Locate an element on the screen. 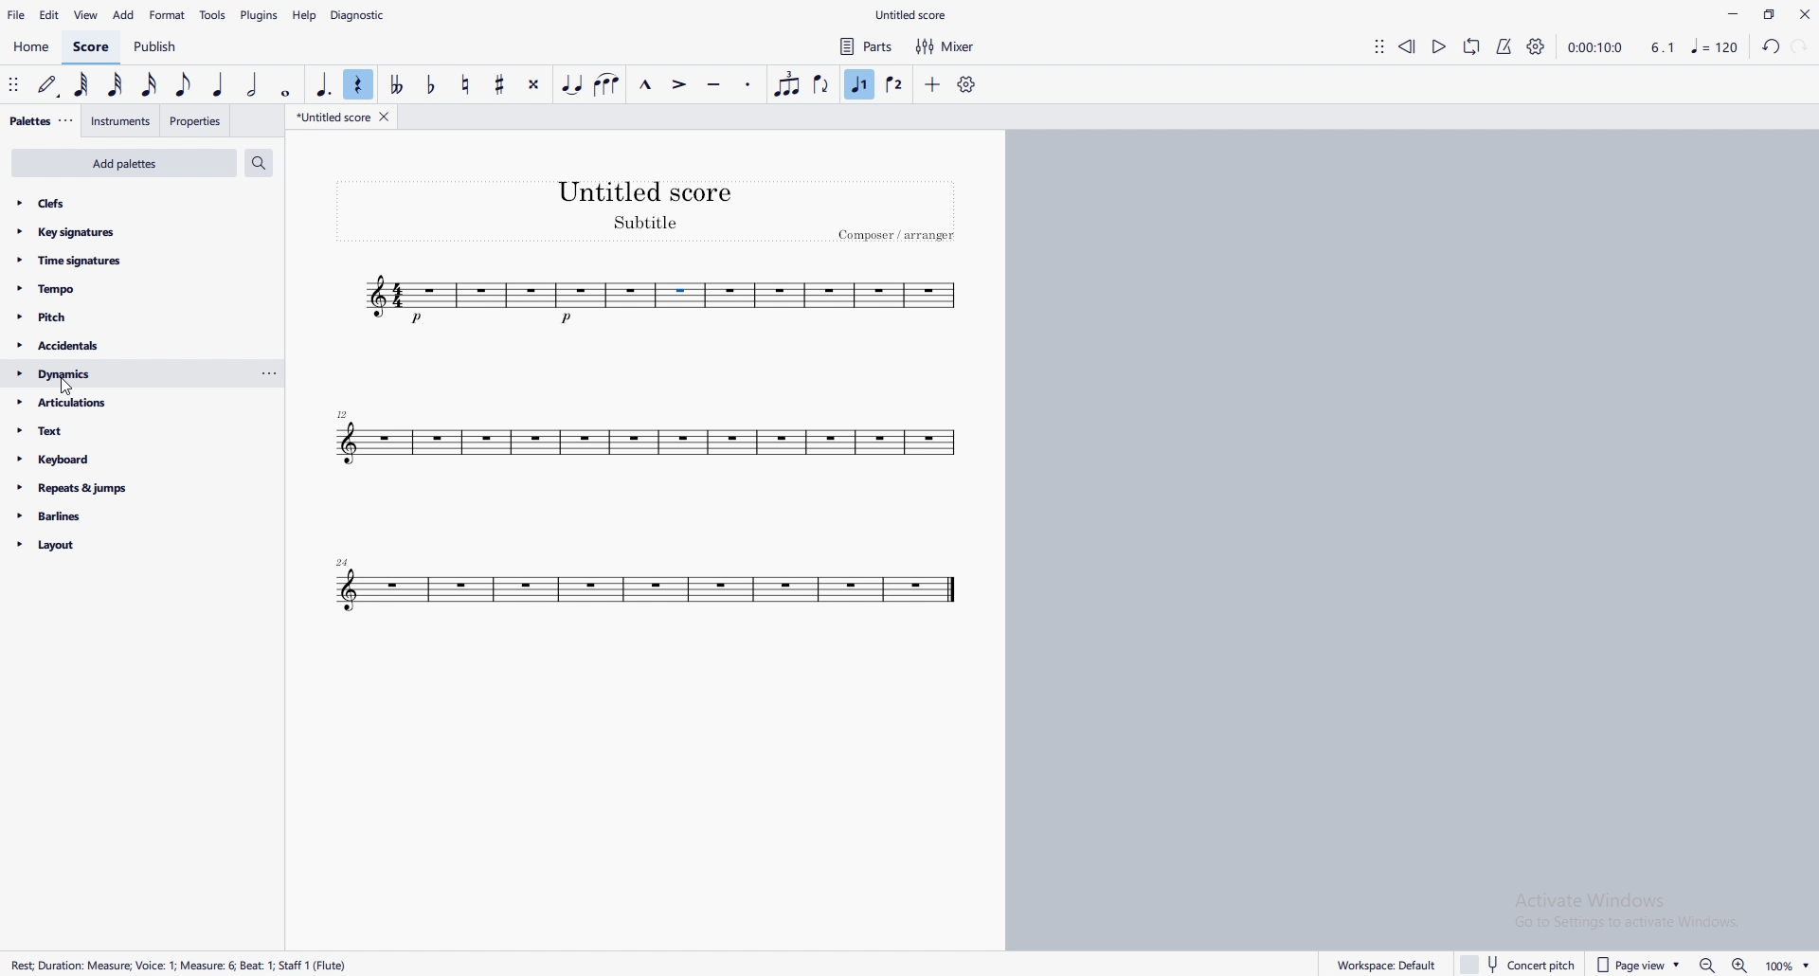 The height and width of the screenshot is (976, 1819). slur is located at coordinates (605, 84).